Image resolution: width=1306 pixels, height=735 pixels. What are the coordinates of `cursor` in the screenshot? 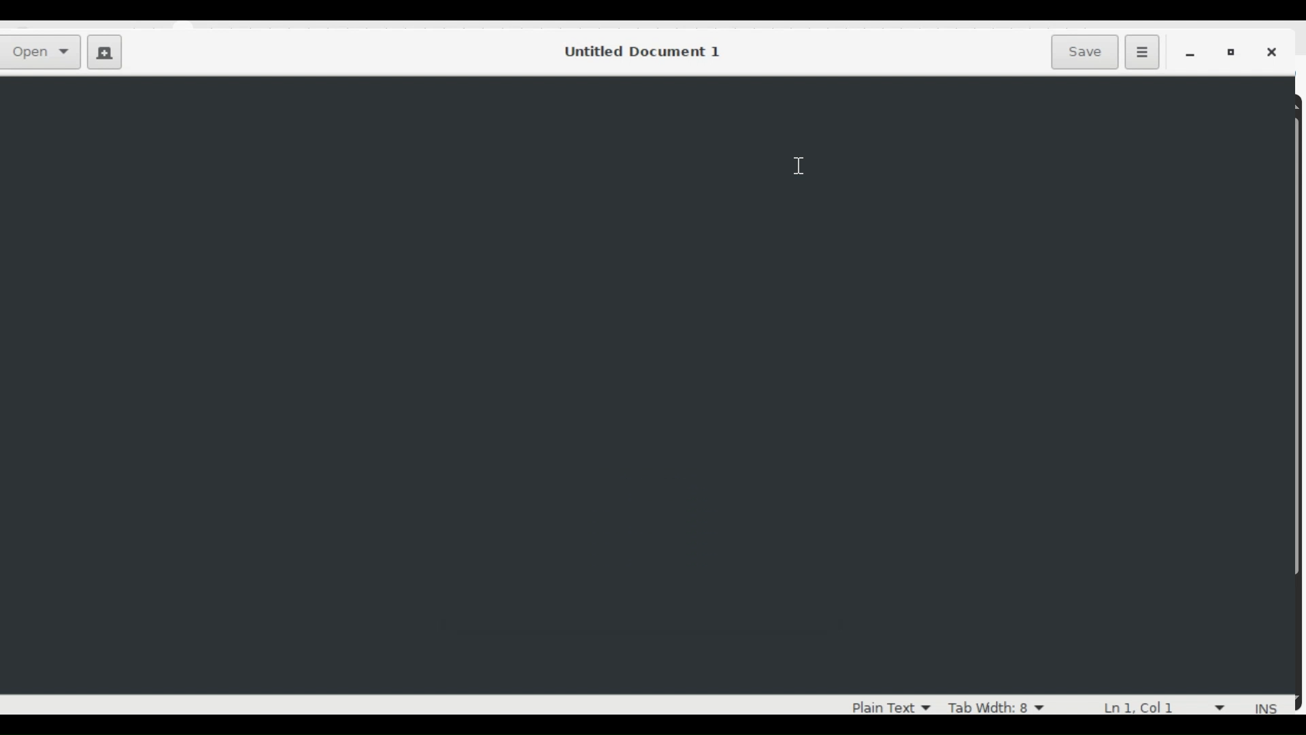 It's located at (796, 163).